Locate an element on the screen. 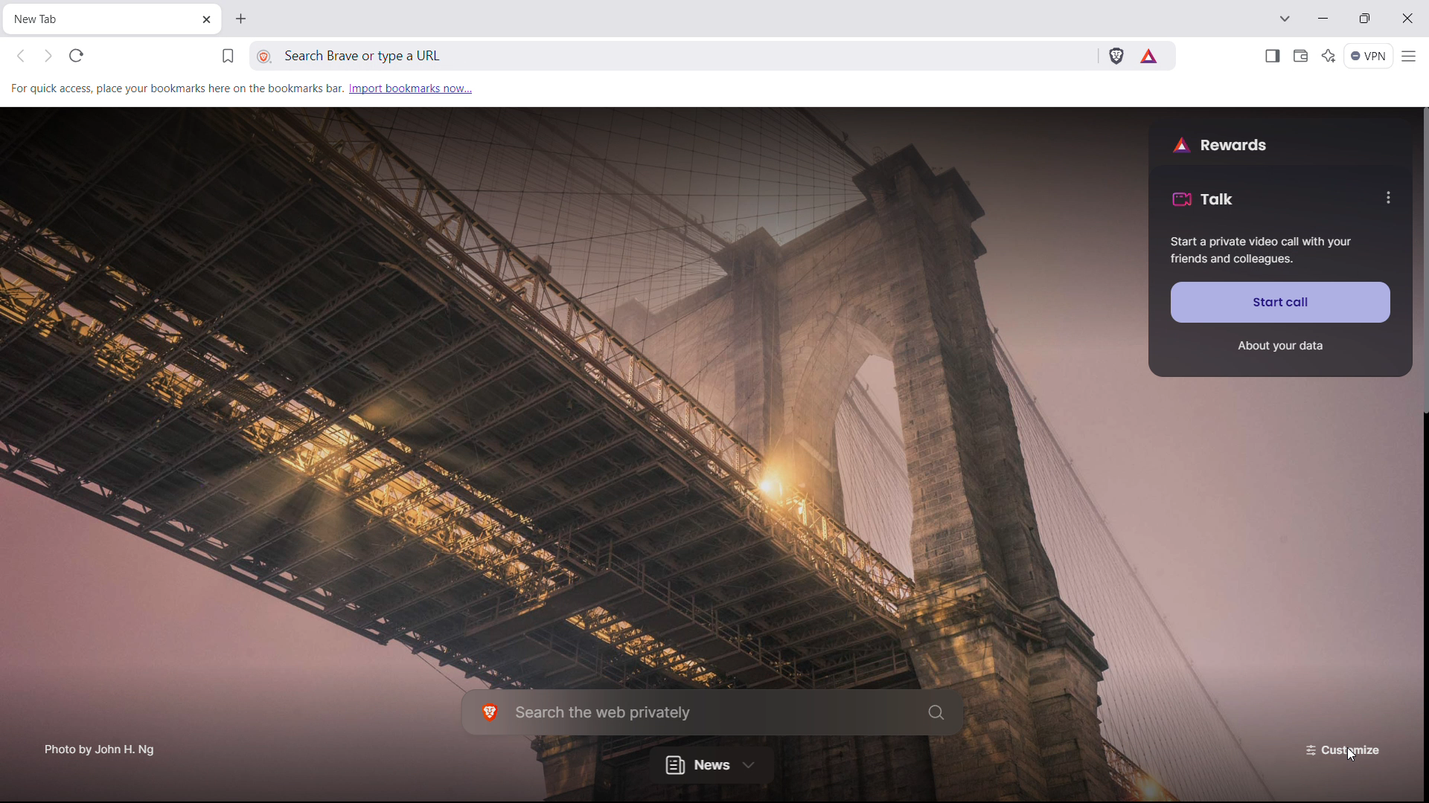 The height and width of the screenshot is (803, 1429). customize and control is located at coordinates (1410, 57).